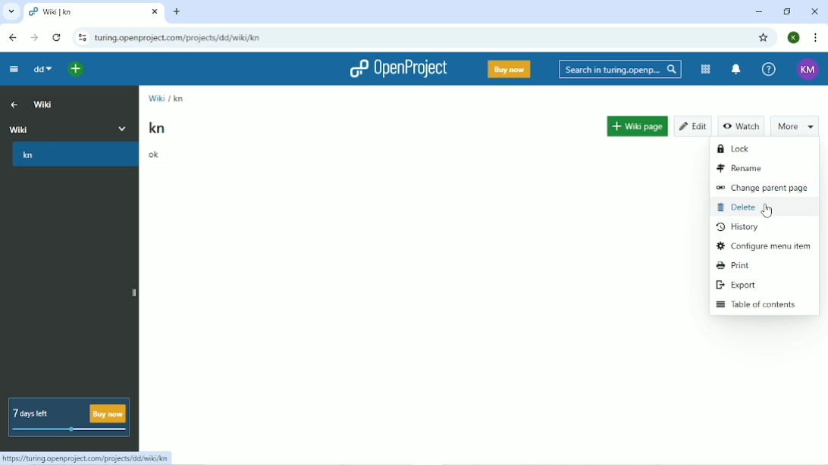 This screenshot has width=828, height=465. I want to click on Account, so click(808, 69).